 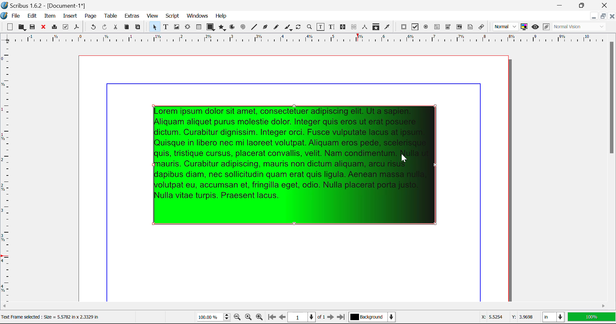 I want to click on Scribus 1.6.2 - [Document-1*], so click(x=45, y=5).